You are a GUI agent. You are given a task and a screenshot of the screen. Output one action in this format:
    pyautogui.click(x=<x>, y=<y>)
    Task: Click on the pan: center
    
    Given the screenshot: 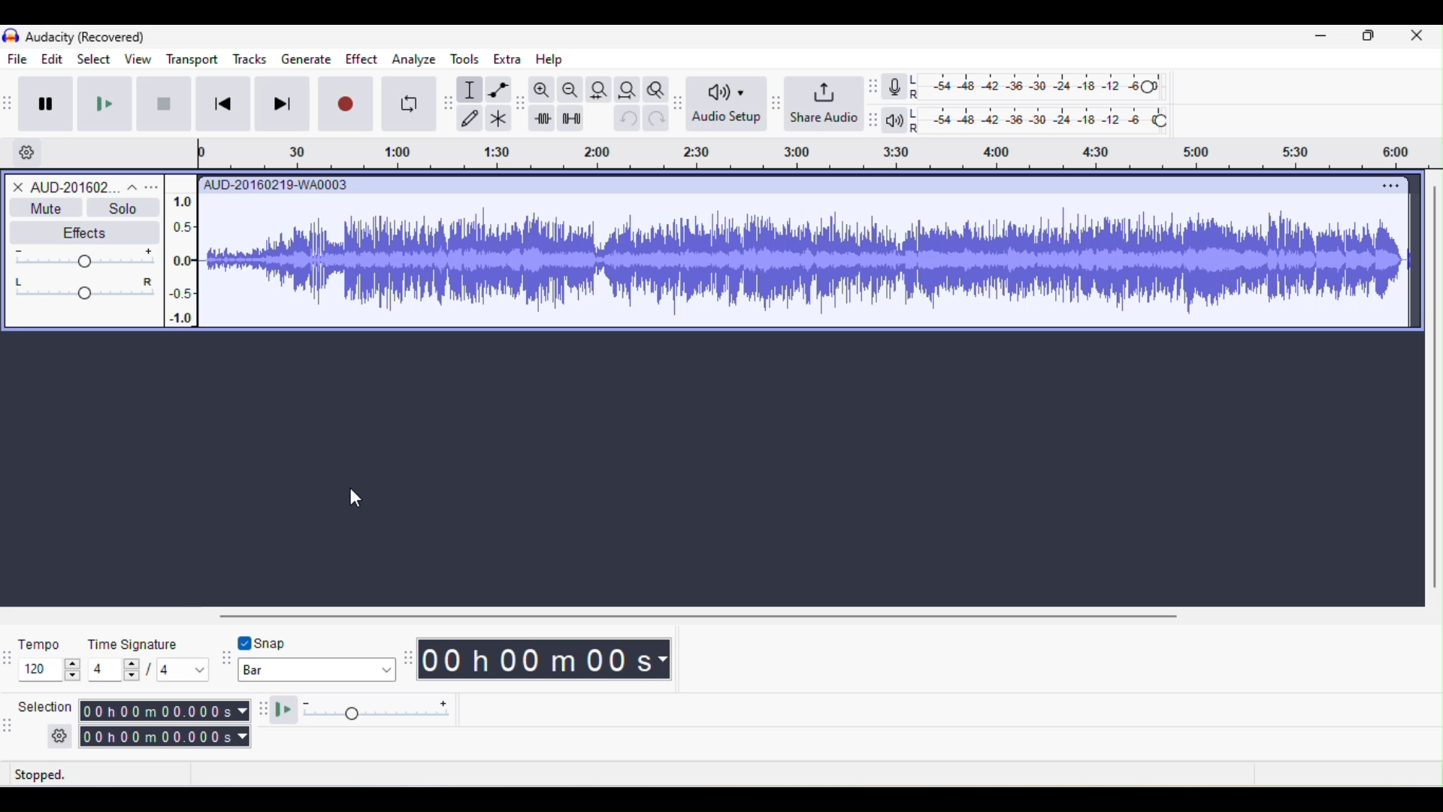 What is the action you would take?
    pyautogui.click(x=86, y=286)
    